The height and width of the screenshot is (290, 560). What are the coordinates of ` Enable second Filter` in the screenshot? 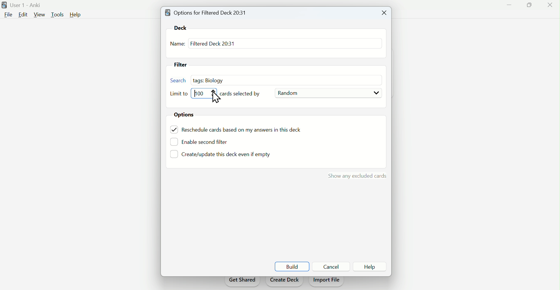 It's located at (209, 141).